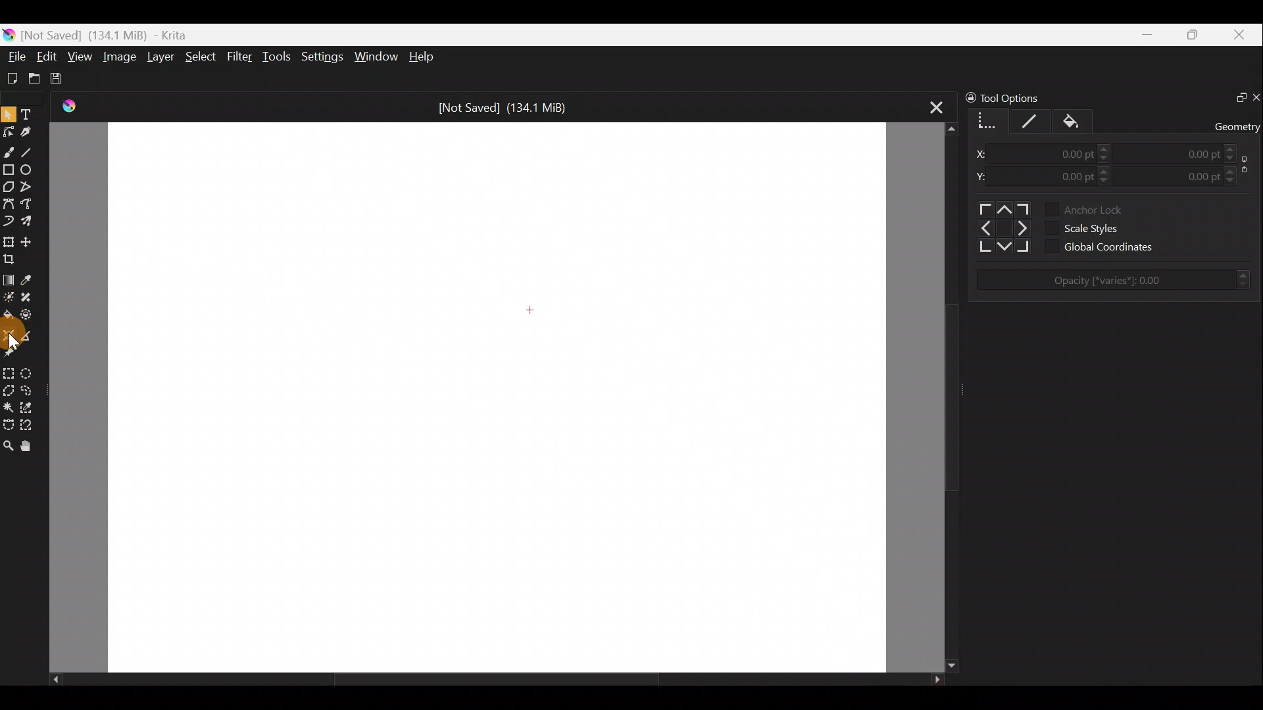  What do you see at coordinates (31, 389) in the screenshot?
I see `Freehand selection tool` at bounding box center [31, 389].